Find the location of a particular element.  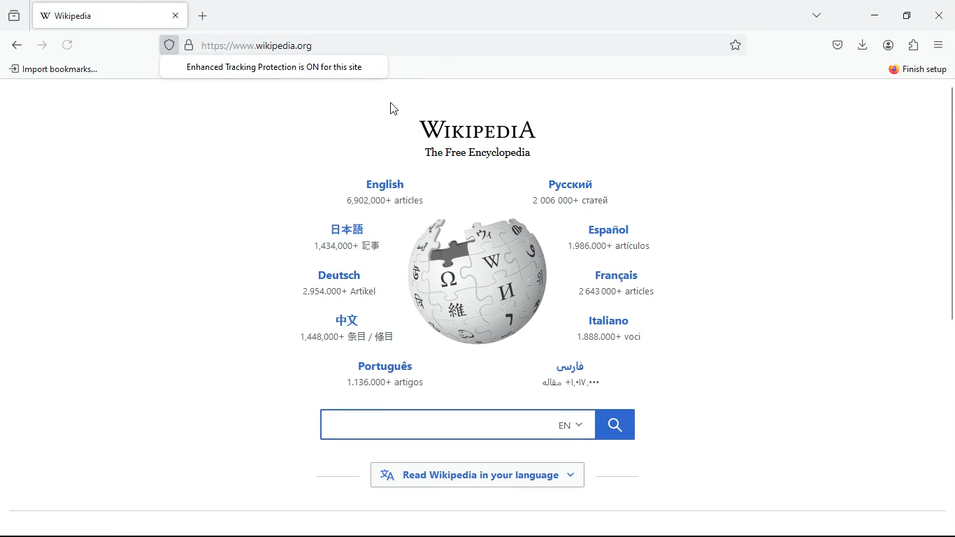

english is located at coordinates (385, 188).